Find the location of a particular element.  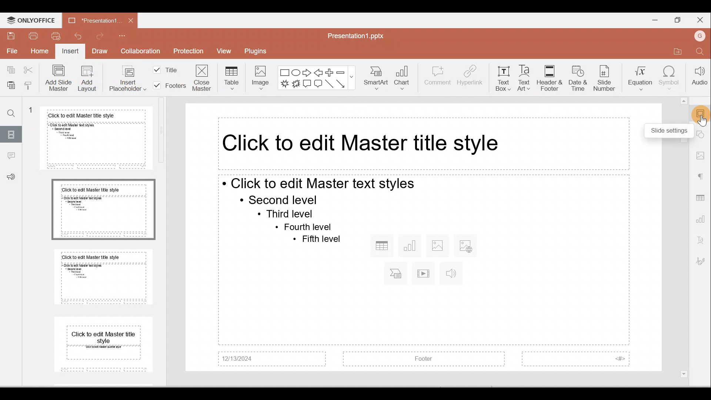

Image settings is located at coordinates (702, 156).